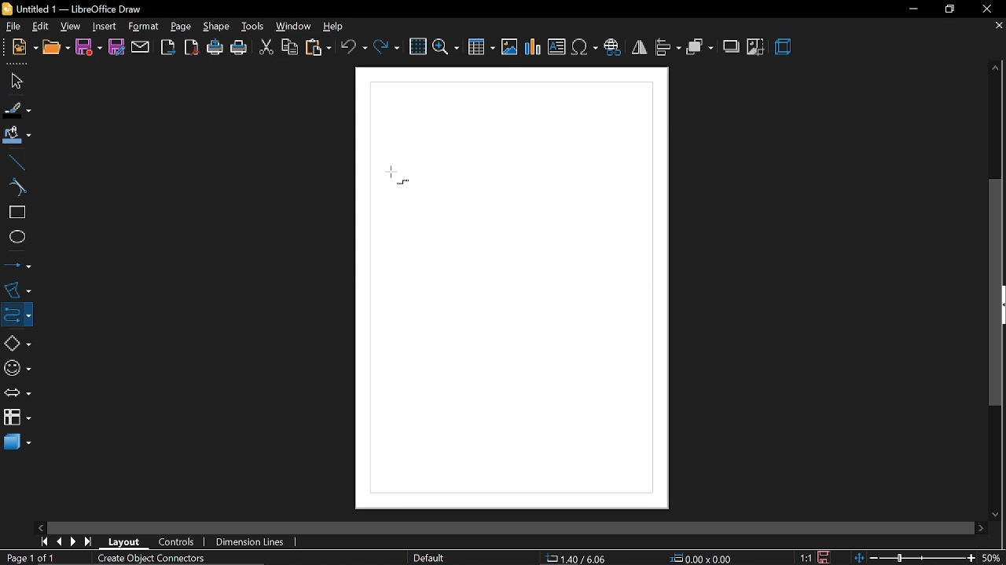 This screenshot has height=565, width=1006. What do you see at coordinates (125, 542) in the screenshot?
I see `layout` at bounding box center [125, 542].